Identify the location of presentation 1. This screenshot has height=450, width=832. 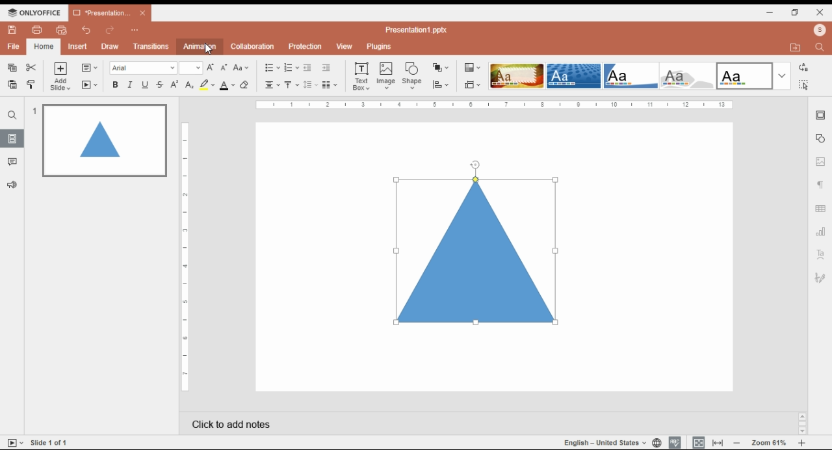
(109, 13).